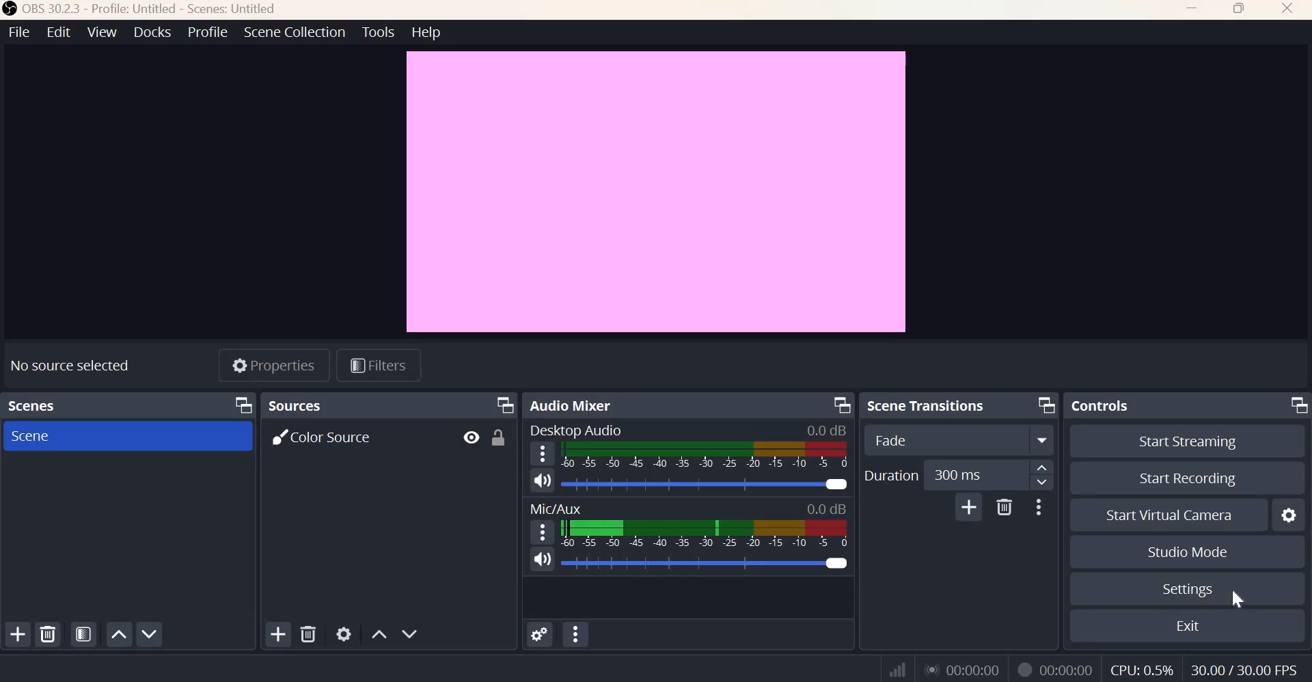 The image size is (1312, 682). I want to click on View, so click(102, 33).